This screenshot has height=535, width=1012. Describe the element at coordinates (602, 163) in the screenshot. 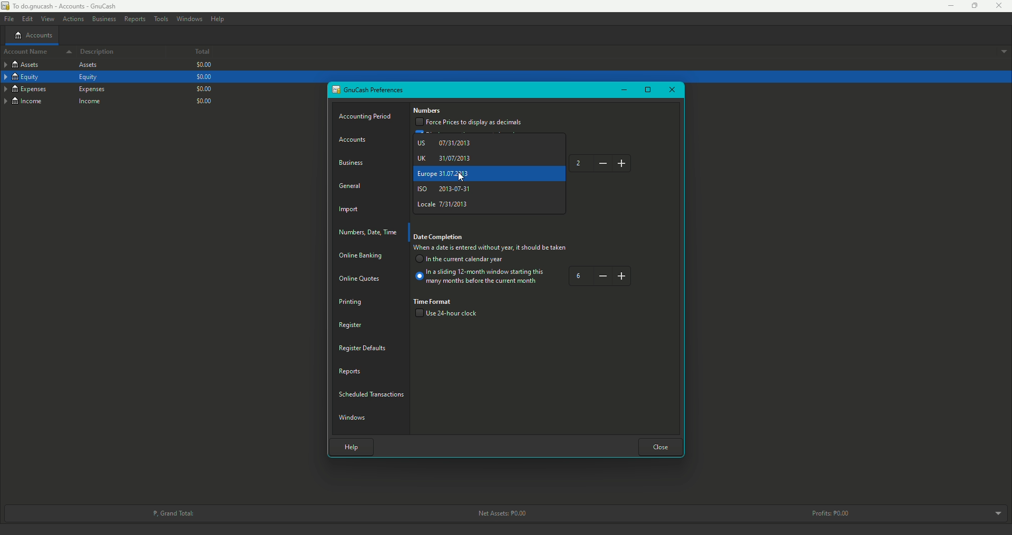

I see `2` at that location.